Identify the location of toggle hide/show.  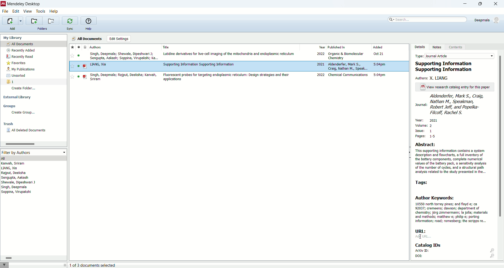
(409, 153).